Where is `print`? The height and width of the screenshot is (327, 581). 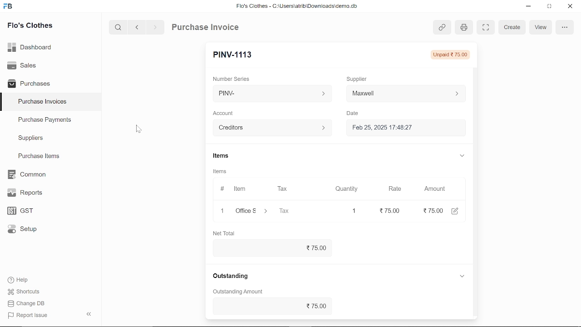
print is located at coordinates (463, 27).